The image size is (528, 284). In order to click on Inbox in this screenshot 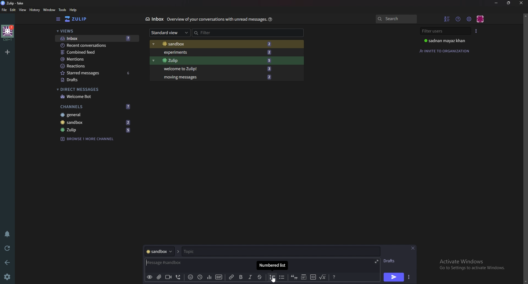, I will do `click(95, 38)`.